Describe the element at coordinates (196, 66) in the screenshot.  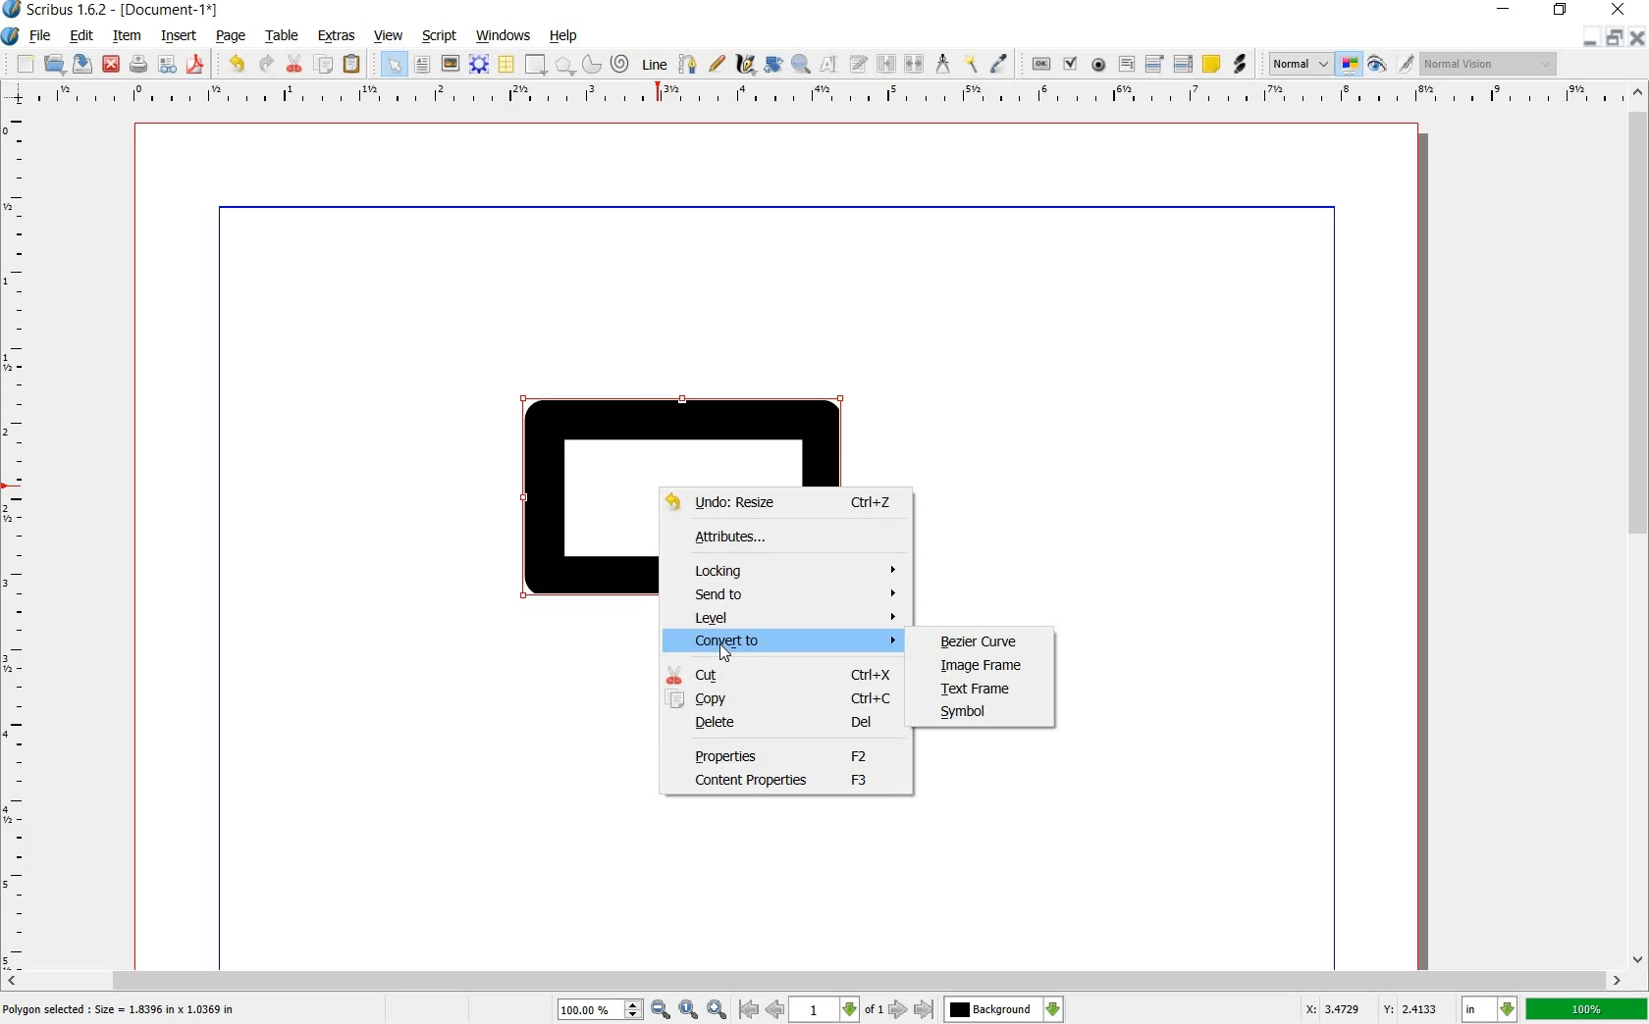
I see `save as pdf` at that location.